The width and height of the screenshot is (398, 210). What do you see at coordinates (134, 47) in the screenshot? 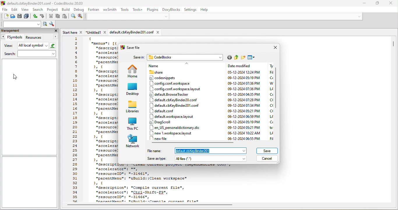
I see `Save File` at bounding box center [134, 47].